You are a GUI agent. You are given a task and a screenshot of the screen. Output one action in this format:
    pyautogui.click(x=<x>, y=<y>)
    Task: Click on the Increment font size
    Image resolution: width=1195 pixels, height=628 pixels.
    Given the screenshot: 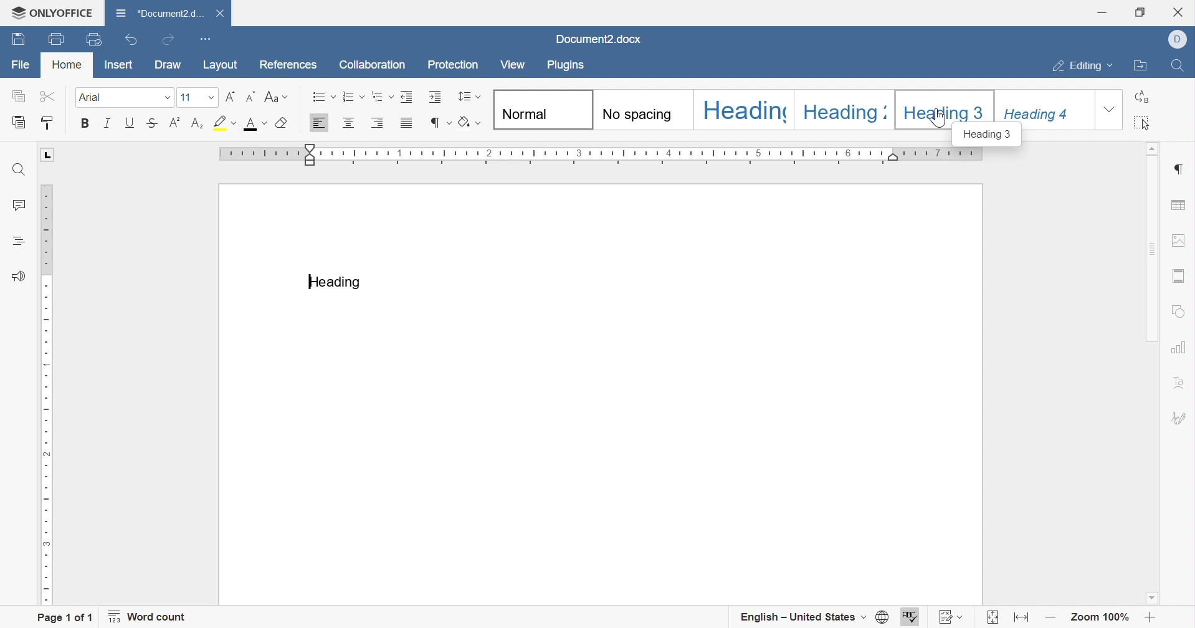 What is the action you would take?
    pyautogui.click(x=227, y=97)
    